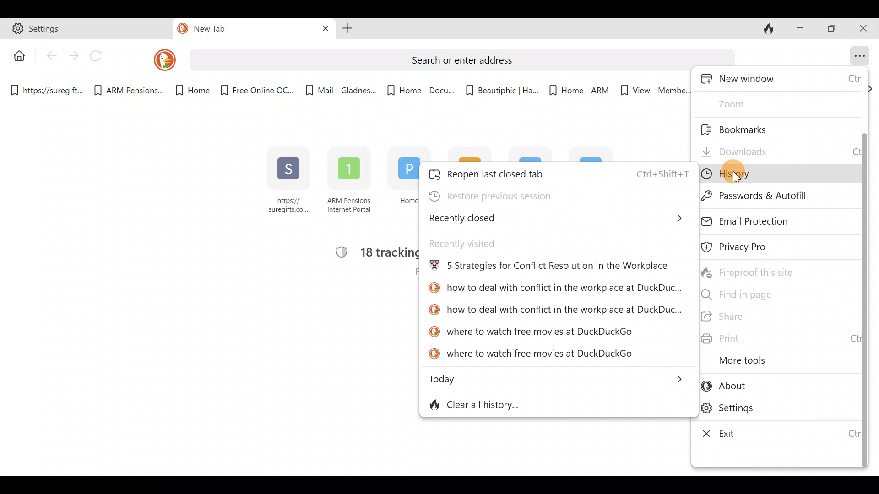  I want to click on Back, so click(51, 58).